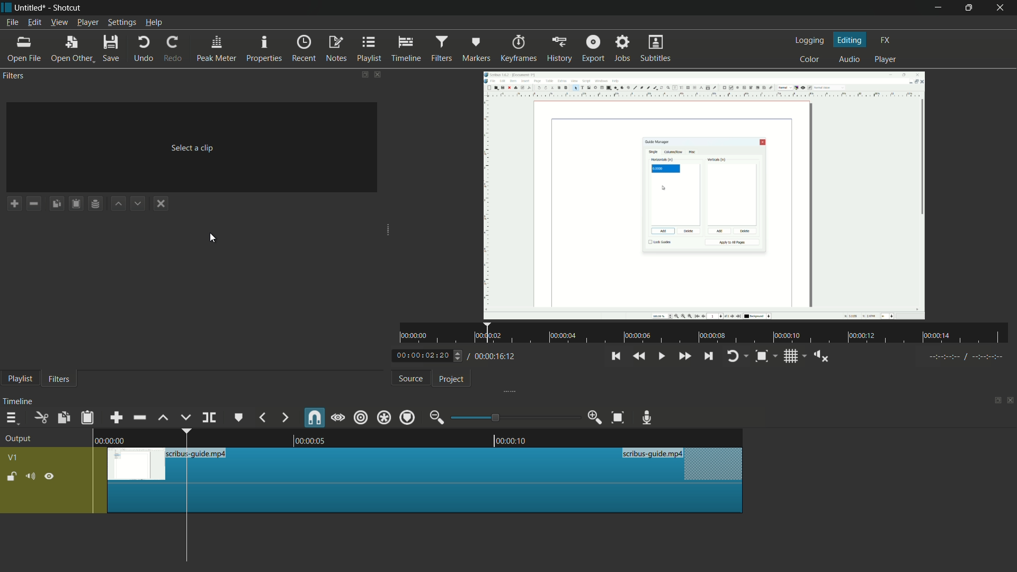 The width and height of the screenshot is (1017, 572). Describe the element at coordinates (22, 48) in the screenshot. I see `open file` at that location.